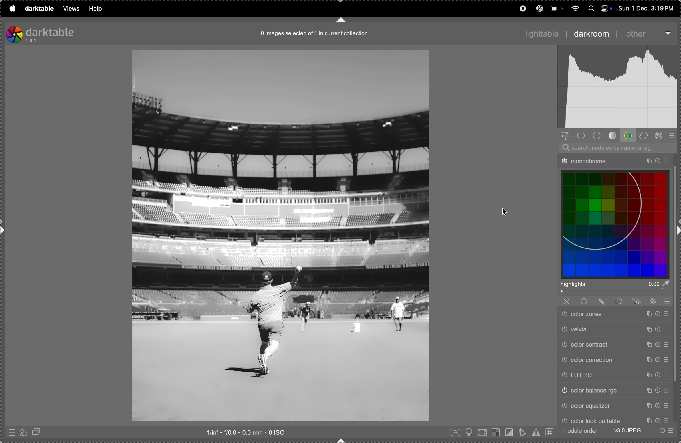 The height and width of the screenshot is (443, 681). What do you see at coordinates (648, 9) in the screenshot?
I see `date and time` at bounding box center [648, 9].